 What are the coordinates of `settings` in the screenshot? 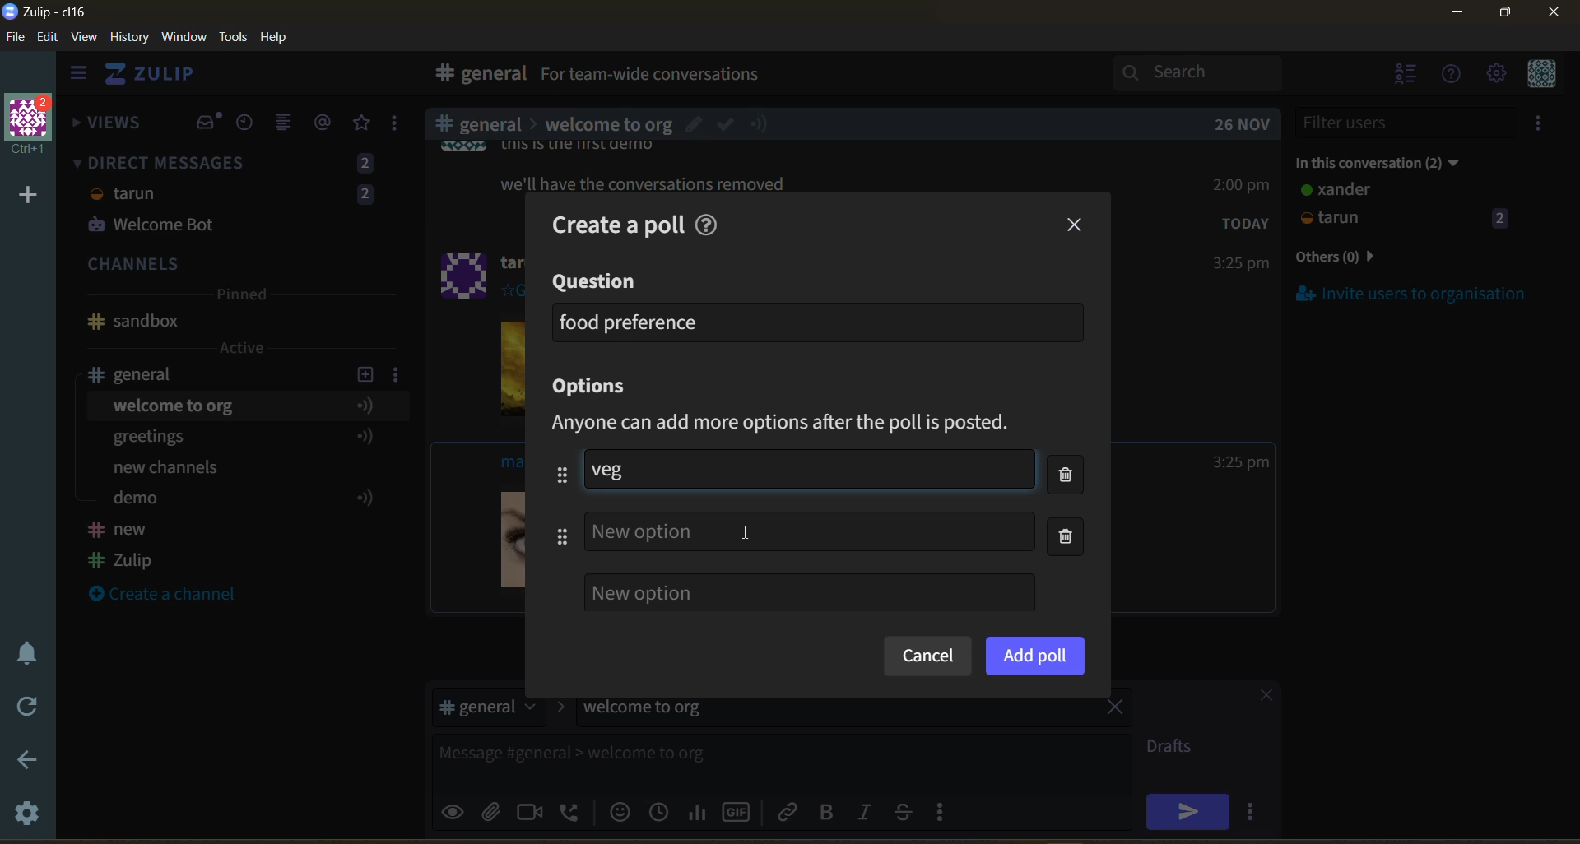 It's located at (29, 816).